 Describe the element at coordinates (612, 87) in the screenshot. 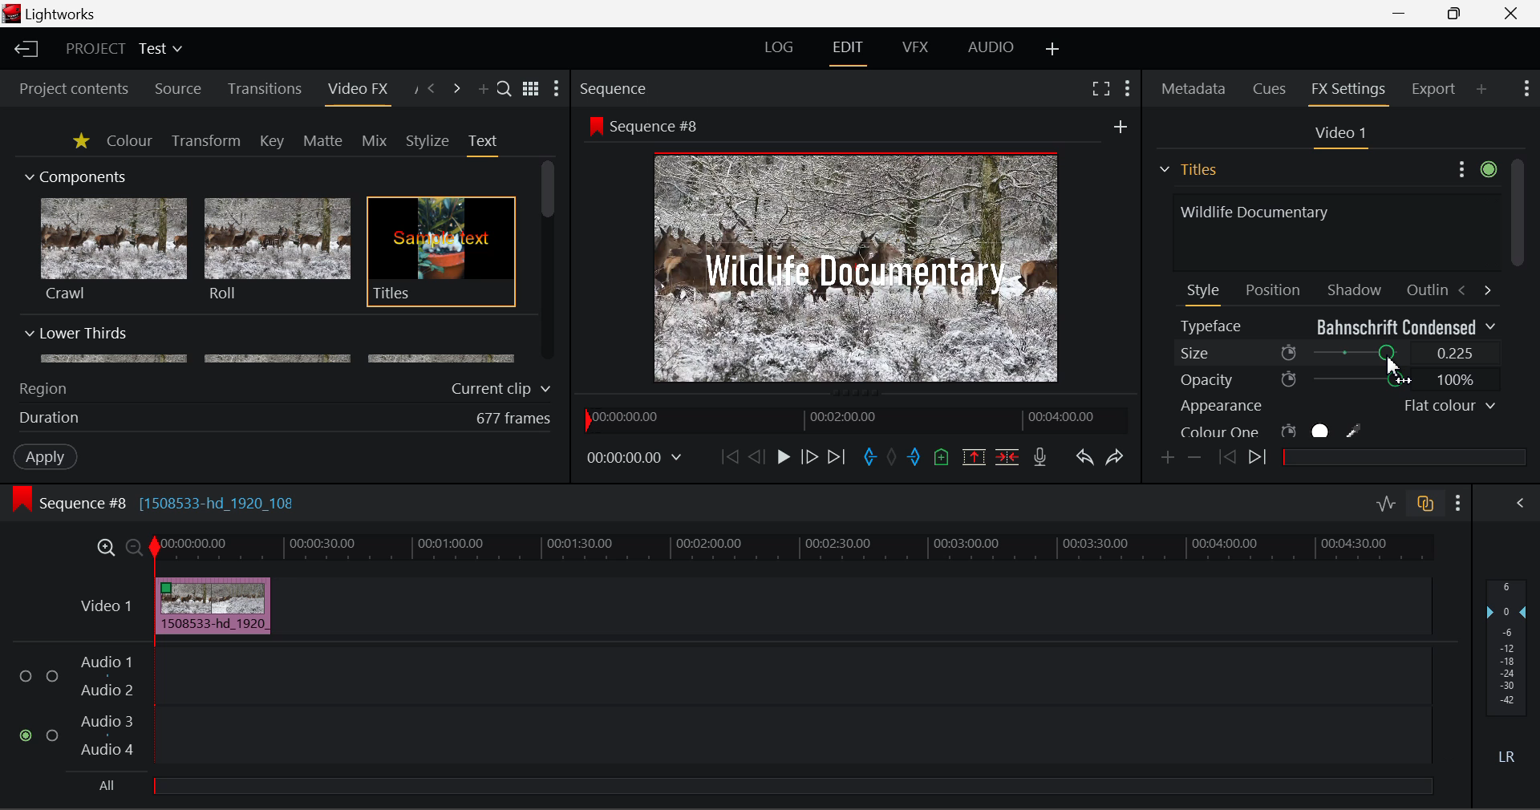

I see `Sequence` at that location.